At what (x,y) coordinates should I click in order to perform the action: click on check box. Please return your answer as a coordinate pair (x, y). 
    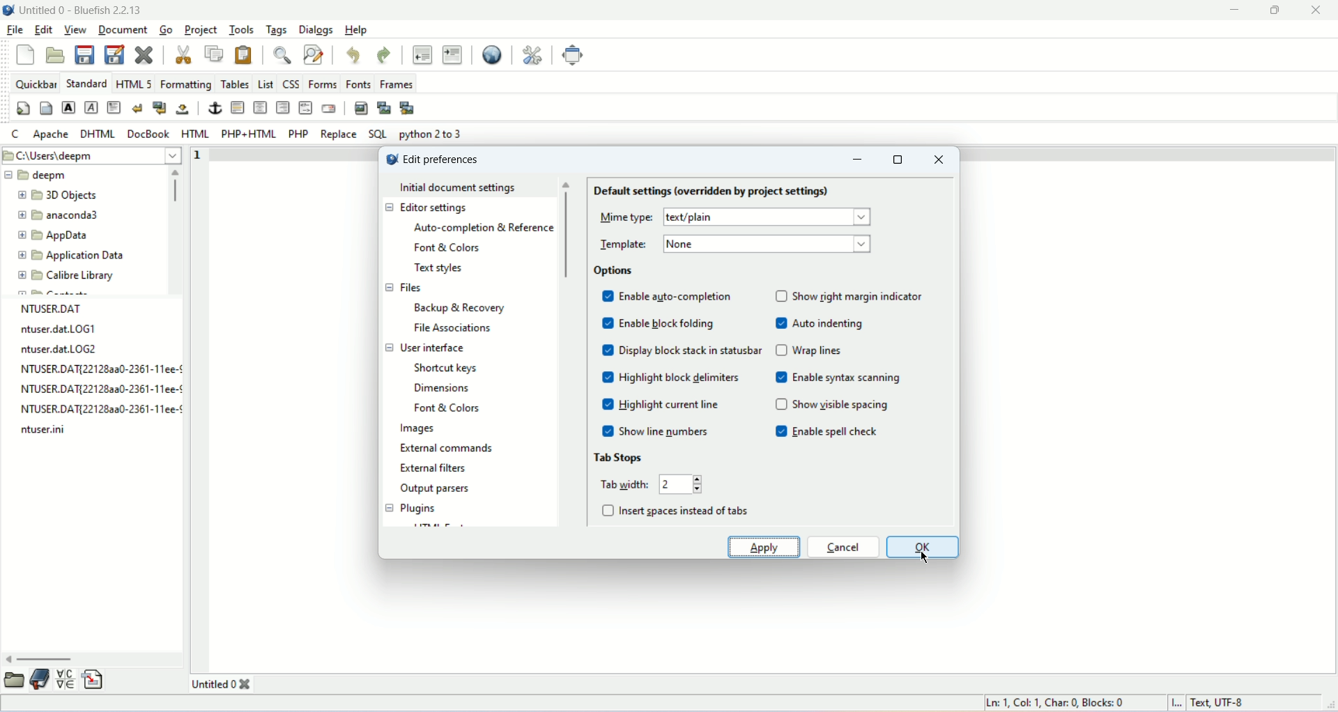
    Looking at the image, I should click on (779, 365).